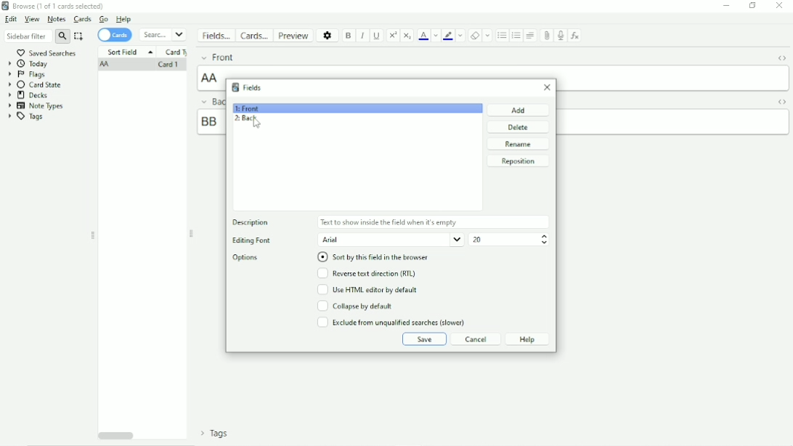  What do you see at coordinates (488, 35) in the screenshot?
I see `Select formatting to remove` at bounding box center [488, 35].